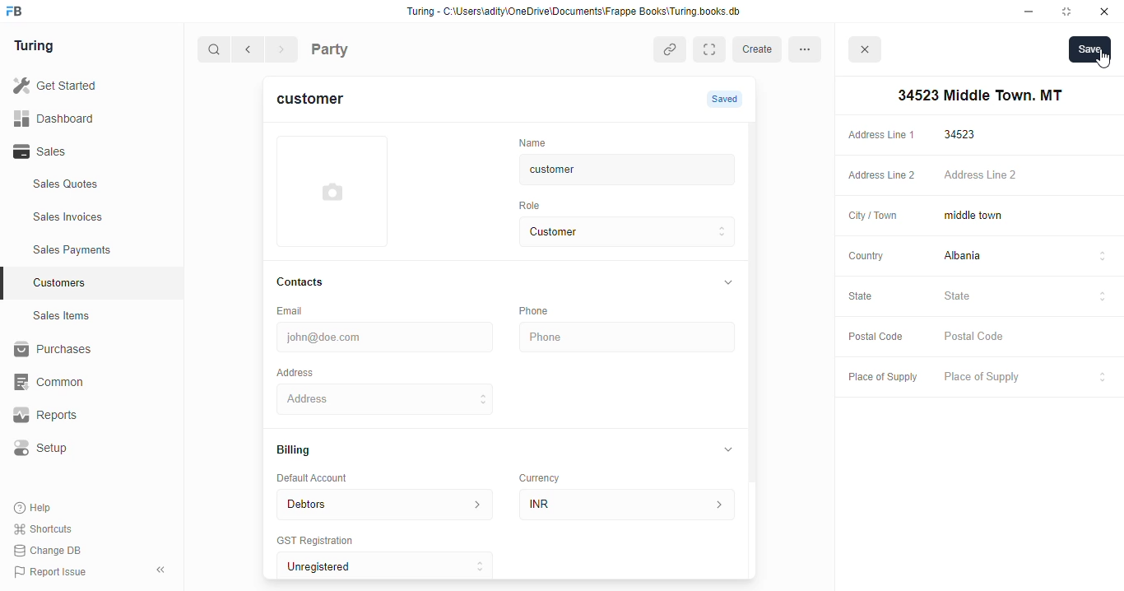  I want to click on Postal Code, so click(873, 336).